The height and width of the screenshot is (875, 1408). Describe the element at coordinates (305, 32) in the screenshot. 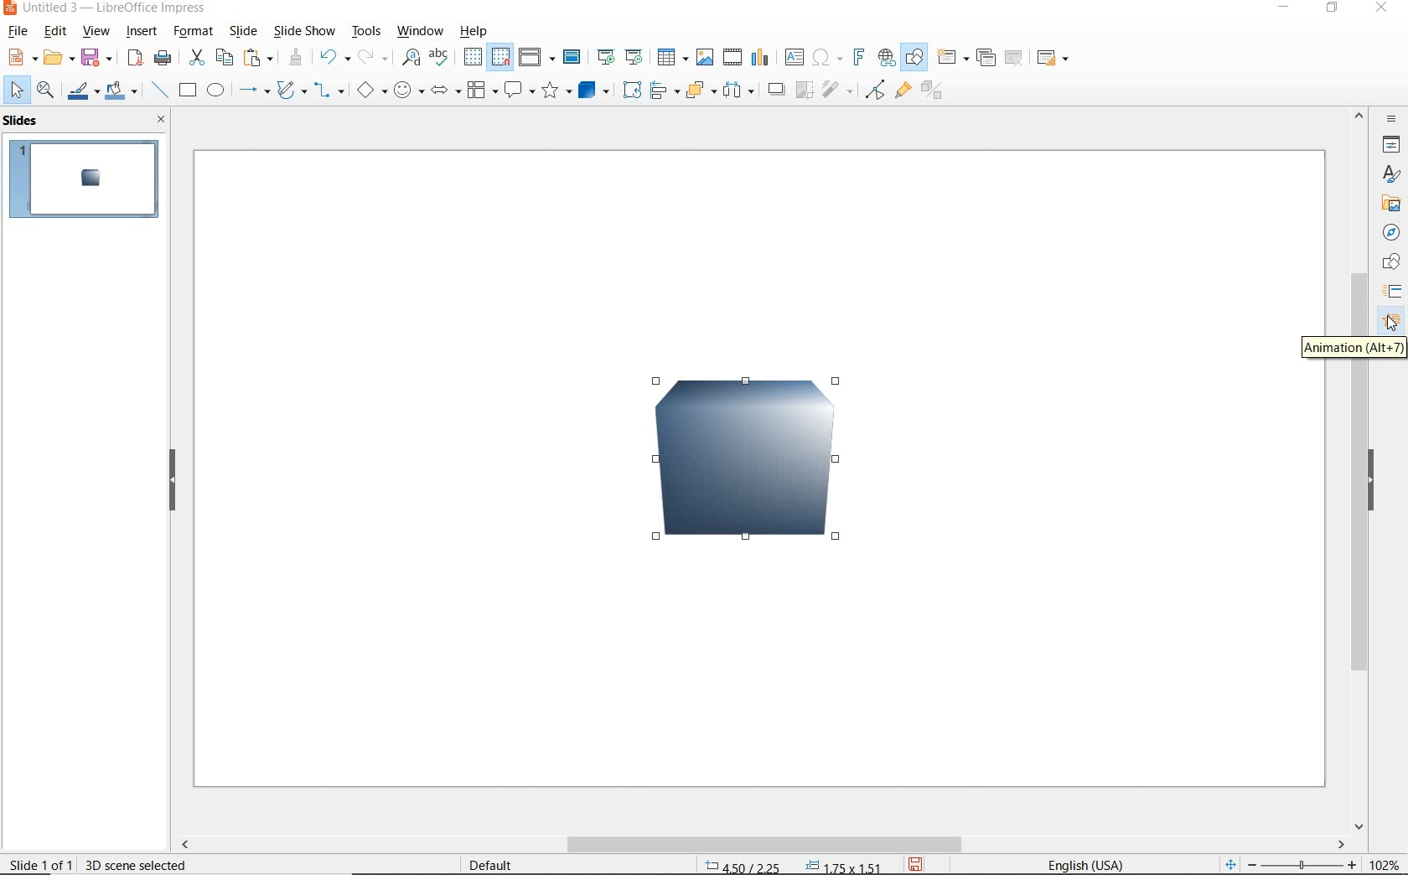

I see `slide show` at that location.